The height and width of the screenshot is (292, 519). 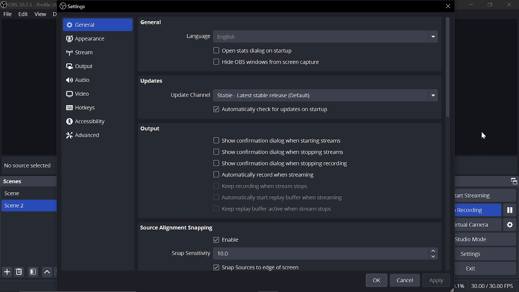 What do you see at coordinates (47, 272) in the screenshot?
I see `move scene up` at bounding box center [47, 272].